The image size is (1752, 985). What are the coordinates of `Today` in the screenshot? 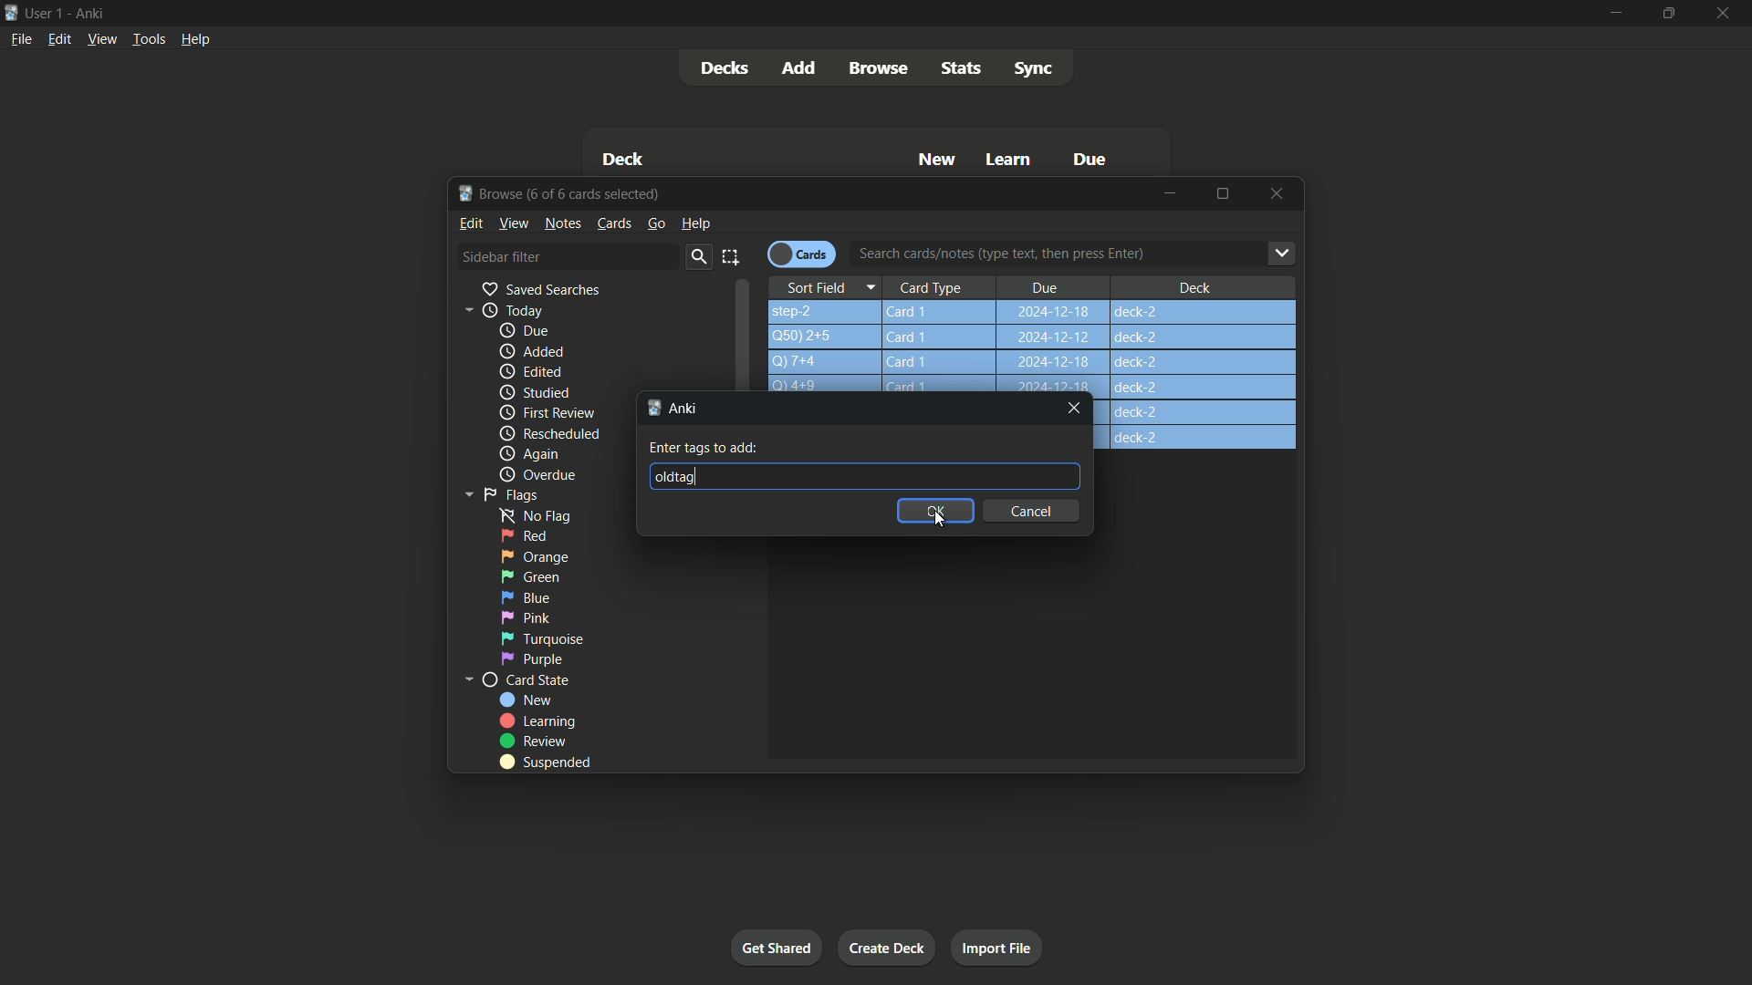 It's located at (498, 310).